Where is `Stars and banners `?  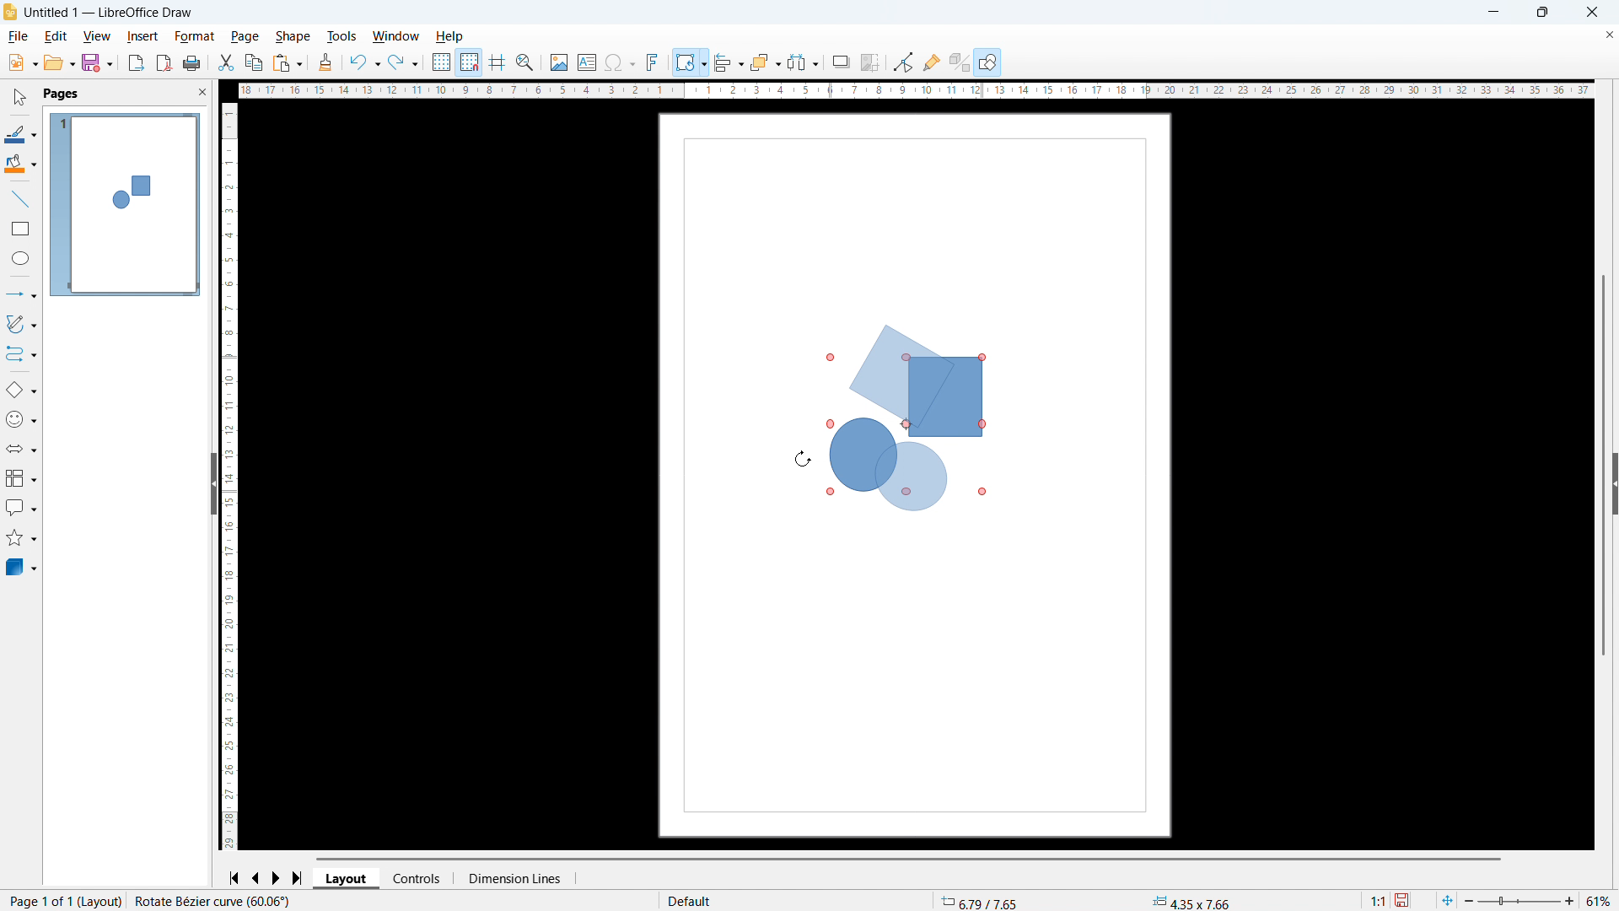 Stars and banners  is located at coordinates (19, 539).